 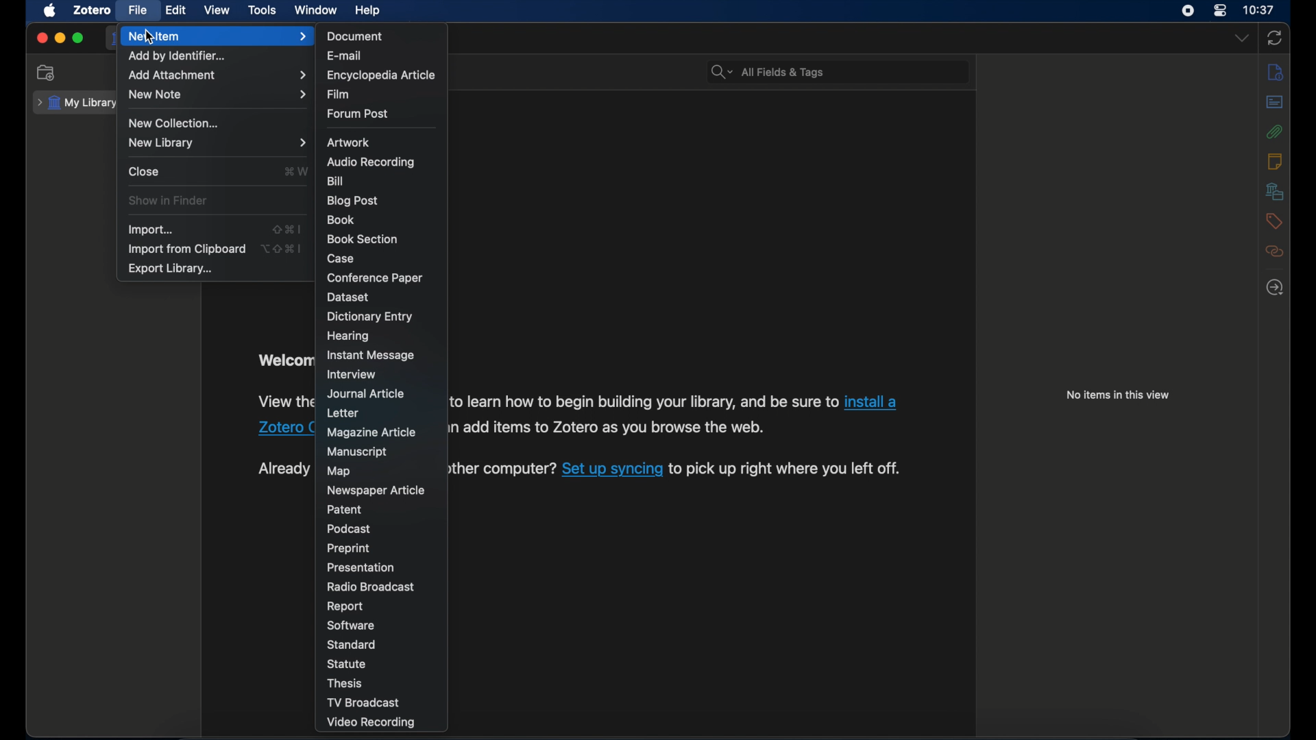 I want to click on encyclopedia article, so click(x=382, y=74).